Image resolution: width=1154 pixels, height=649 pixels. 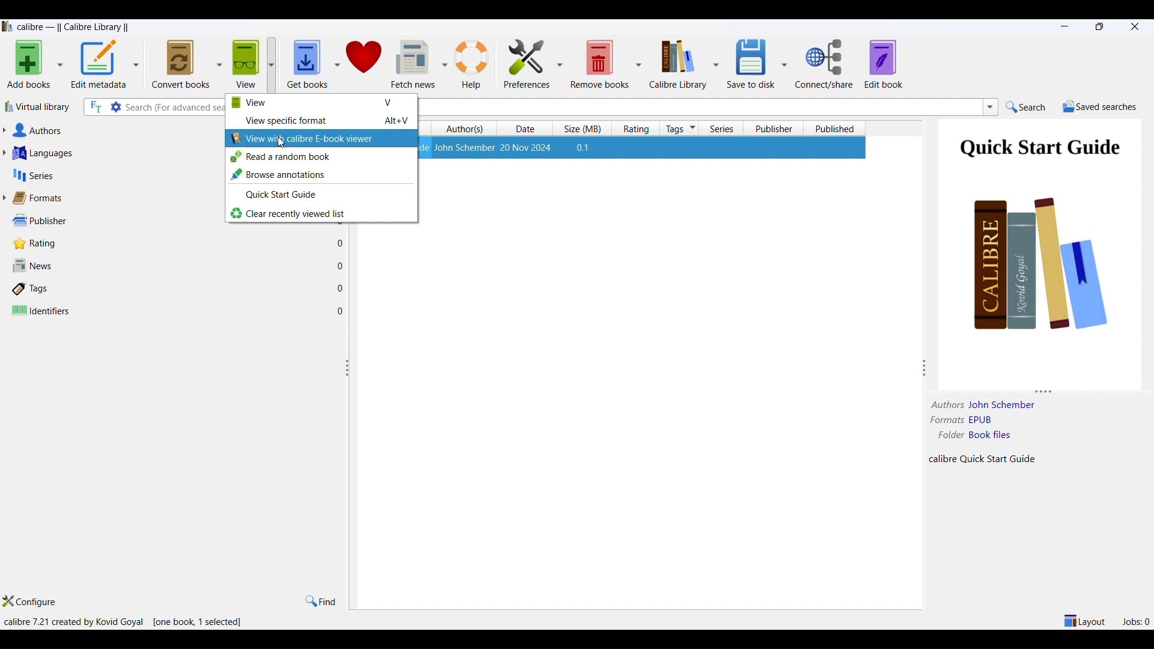 What do you see at coordinates (109, 220) in the screenshot?
I see `publisher` at bounding box center [109, 220].